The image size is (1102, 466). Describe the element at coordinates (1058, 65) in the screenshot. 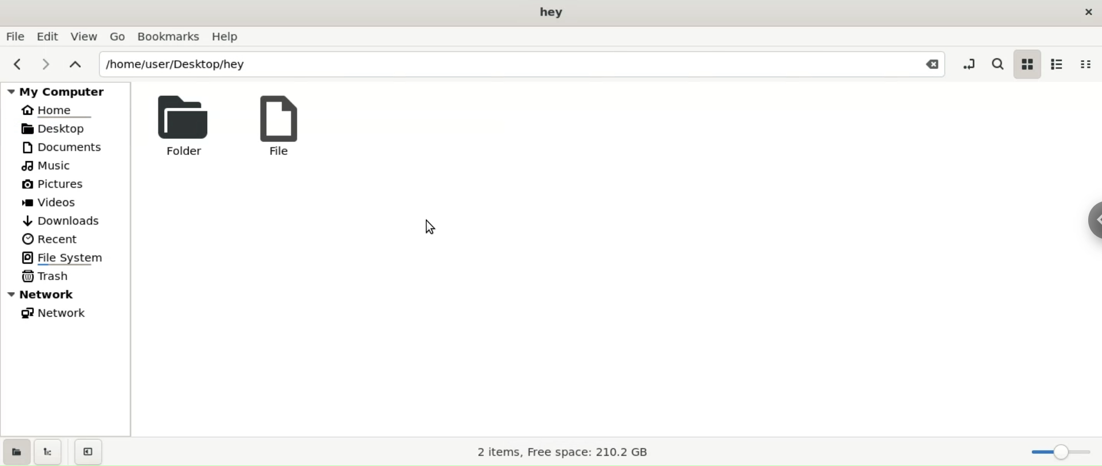

I see `list view` at that location.